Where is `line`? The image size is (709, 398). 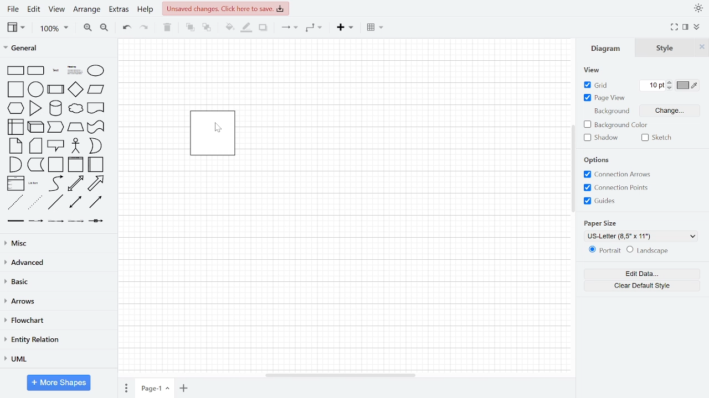
line is located at coordinates (55, 202).